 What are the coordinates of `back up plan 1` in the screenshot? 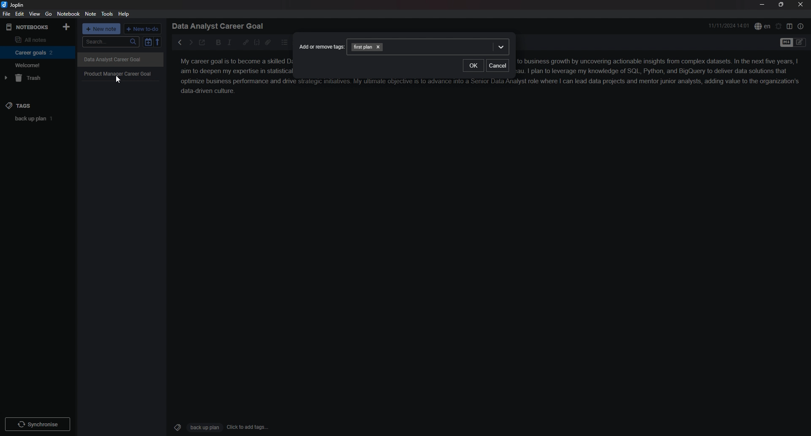 It's located at (39, 118).